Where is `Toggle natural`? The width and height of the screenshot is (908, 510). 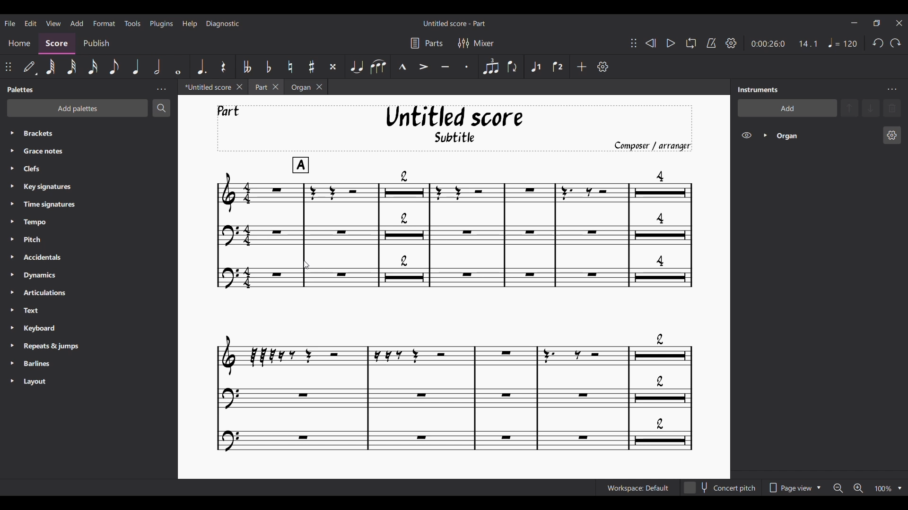
Toggle natural is located at coordinates (290, 66).